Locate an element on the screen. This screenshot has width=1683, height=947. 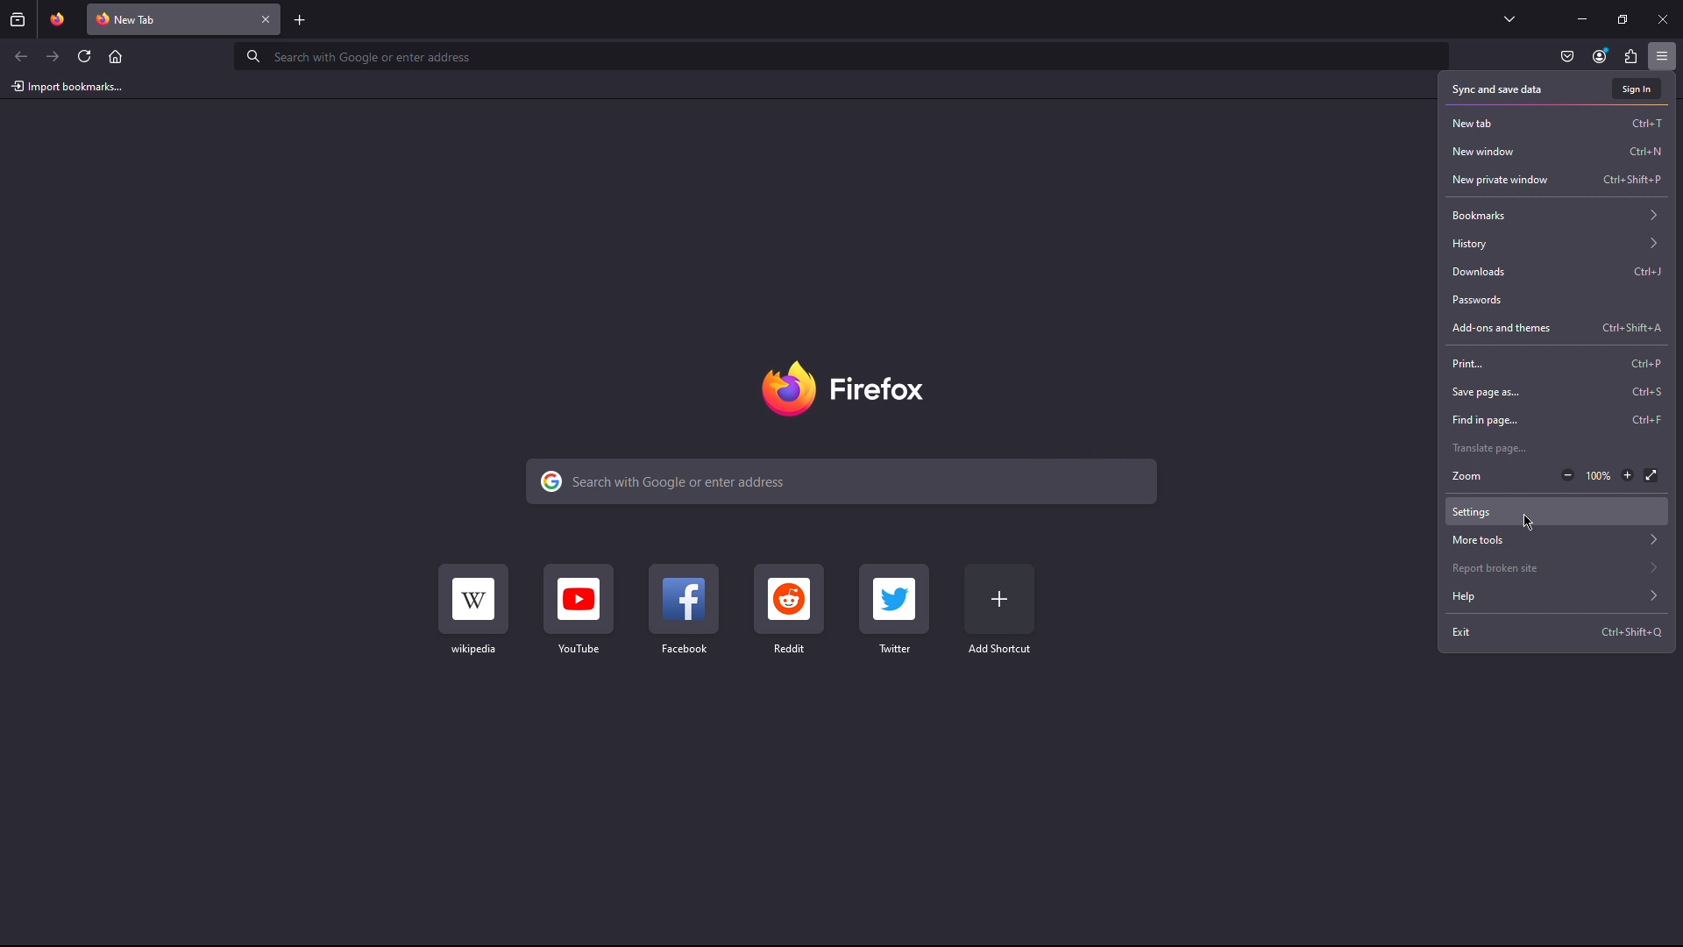
Close is located at coordinates (1662, 18).